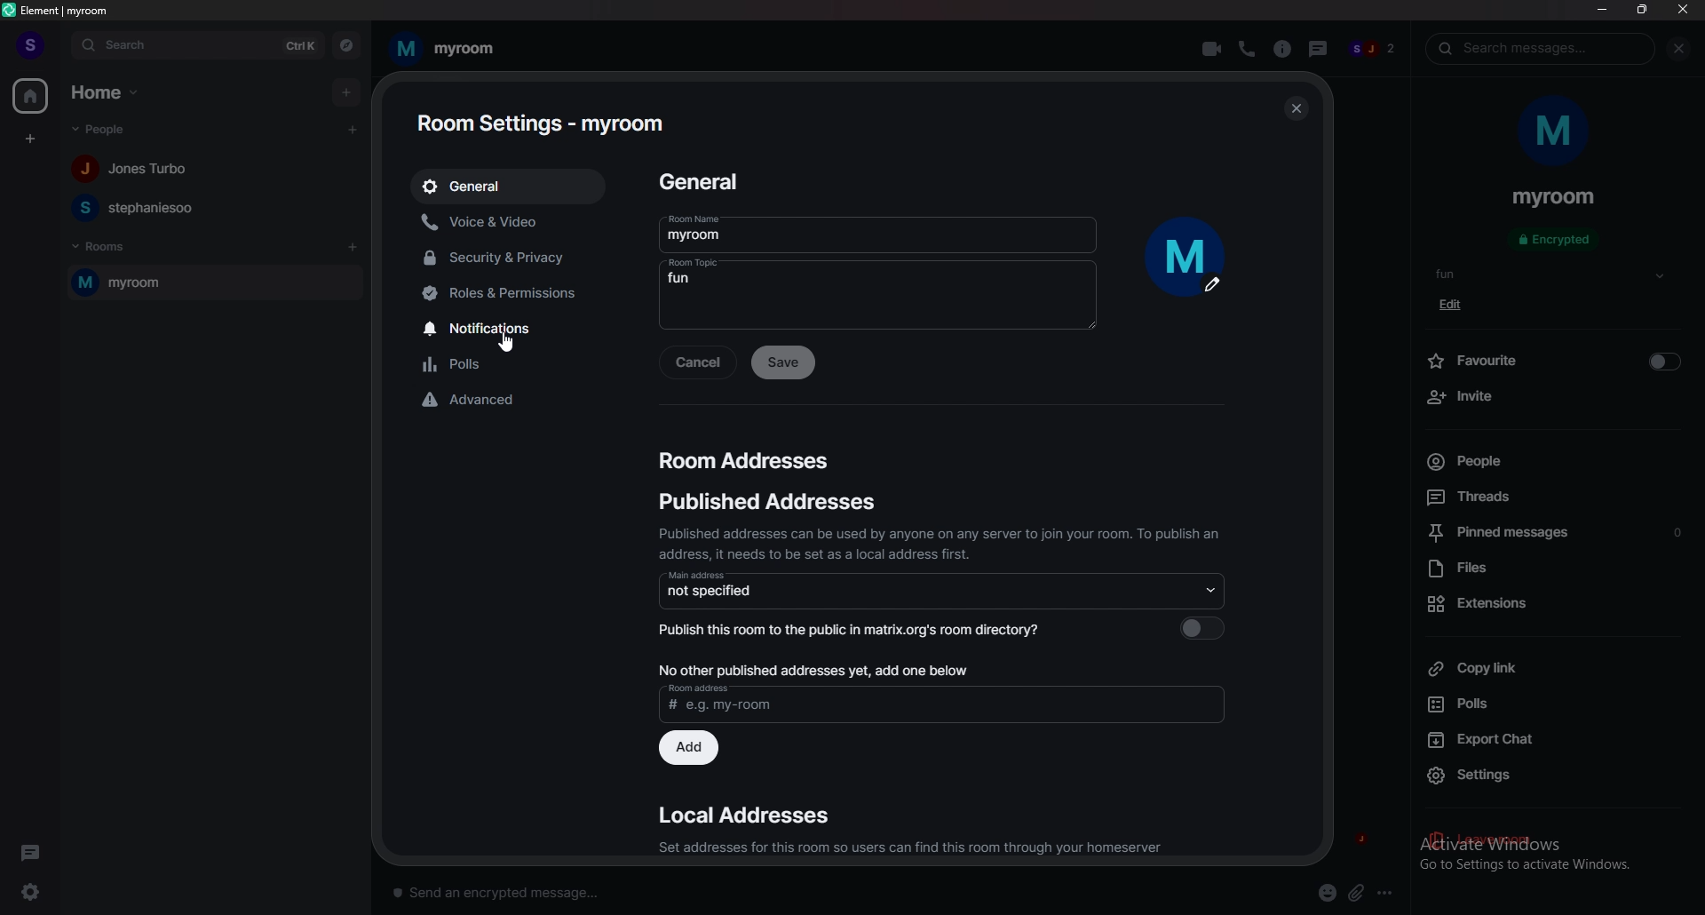 The width and height of the screenshot is (1705, 915). What do you see at coordinates (104, 247) in the screenshot?
I see `rooms` at bounding box center [104, 247].